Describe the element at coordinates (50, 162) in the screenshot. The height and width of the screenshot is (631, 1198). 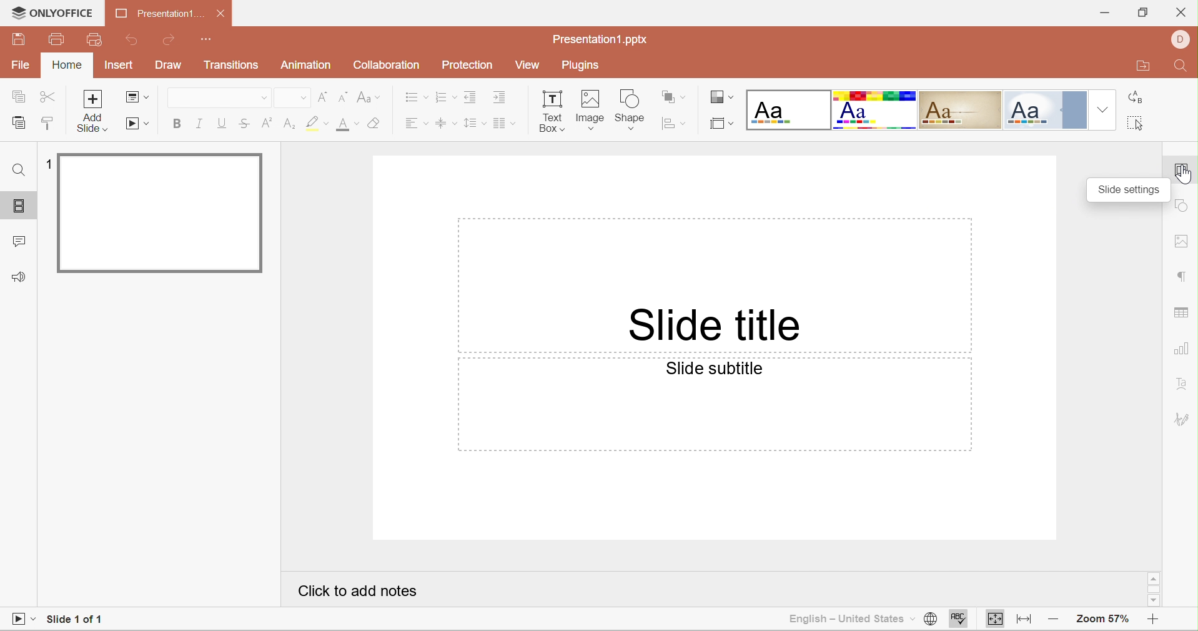
I see `1` at that location.